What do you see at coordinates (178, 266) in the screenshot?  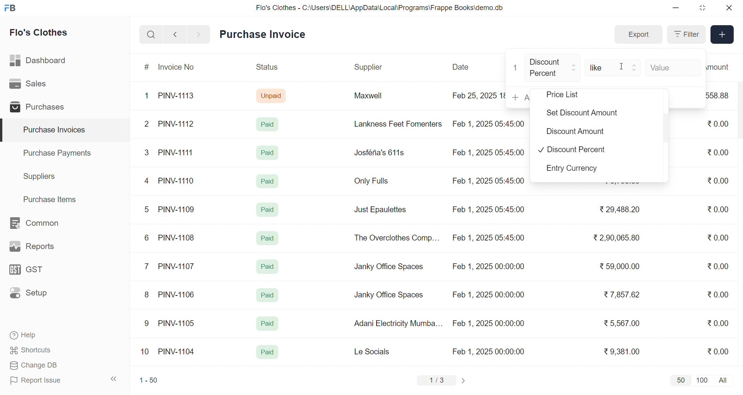 I see `PINV-1107` at bounding box center [178, 266].